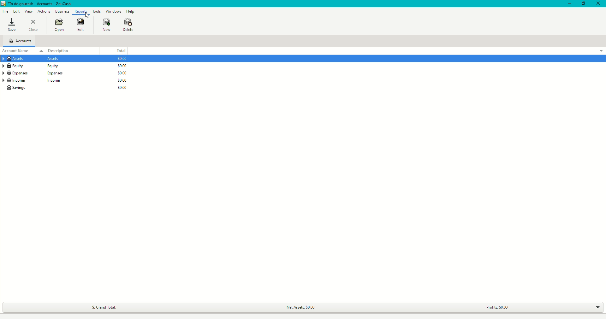 The width and height of the screenshot is (606, 319). What do you see at coordinates (97, 12) in the screenshot?
I see `Tools` at bounding box center [97, 12].